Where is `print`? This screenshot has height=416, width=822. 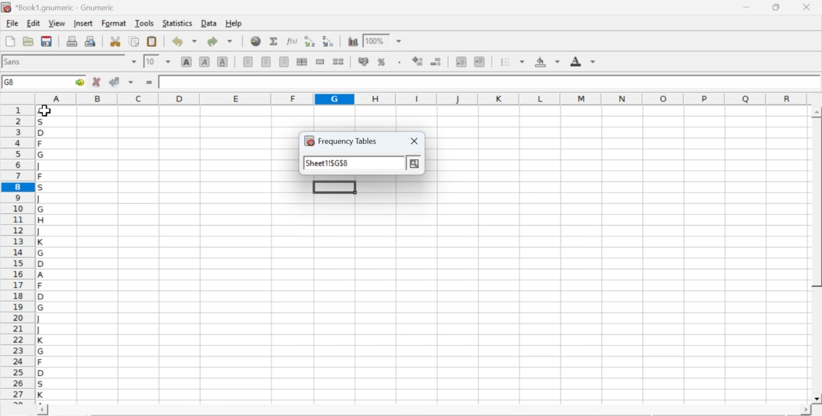 print is located at coordinates (72, 40).